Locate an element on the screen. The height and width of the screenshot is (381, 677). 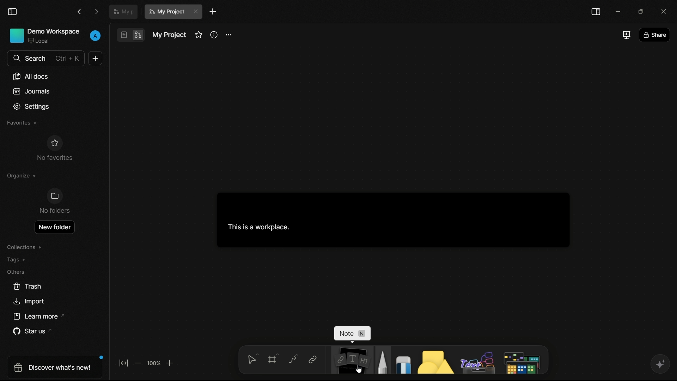
zoom factor is located at coordinates (153, 364).